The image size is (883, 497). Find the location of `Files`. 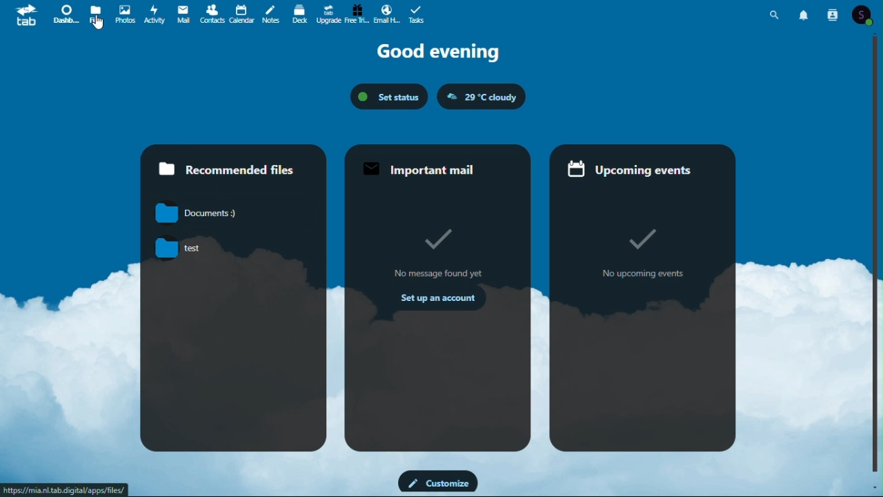

Files is located at coordinates (96, 14).